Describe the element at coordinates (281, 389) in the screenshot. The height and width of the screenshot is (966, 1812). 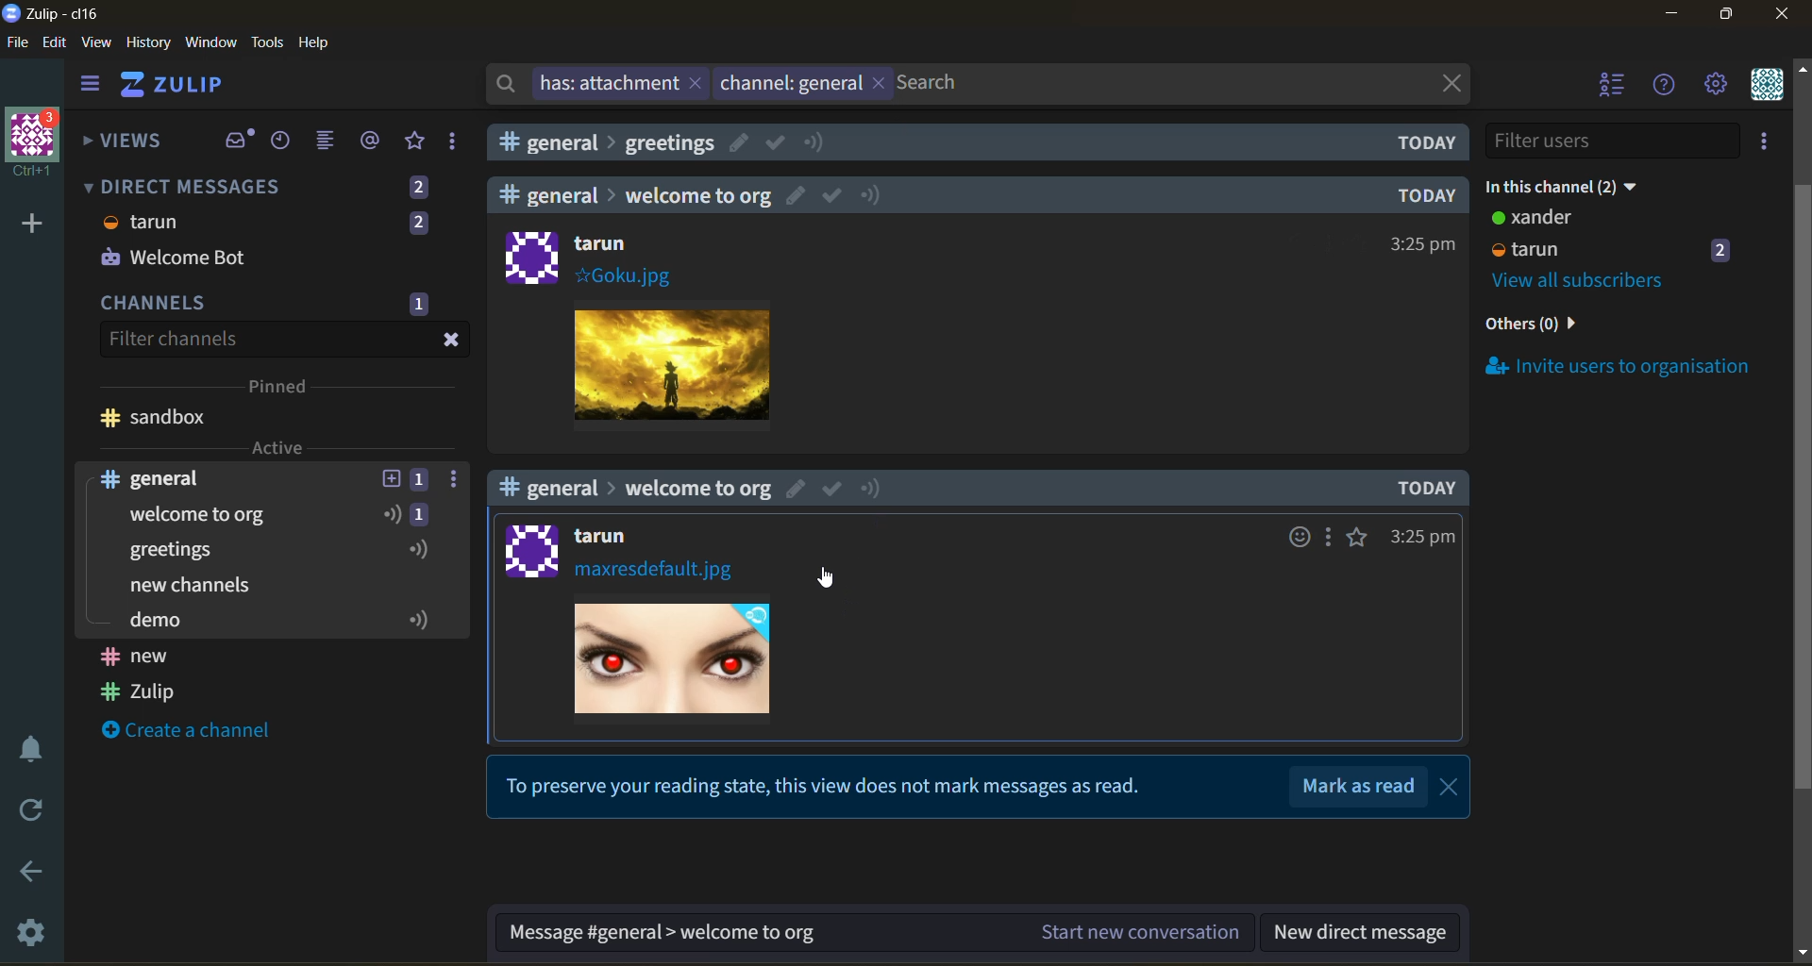
I see `pinned` at that location.